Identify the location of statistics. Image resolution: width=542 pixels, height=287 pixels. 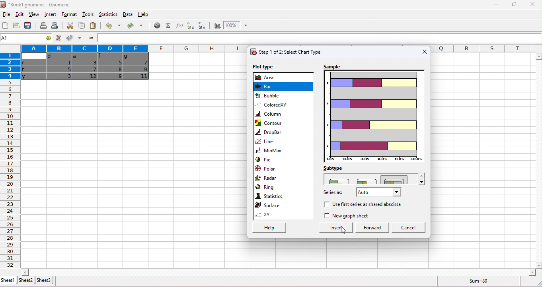
(108, 14).